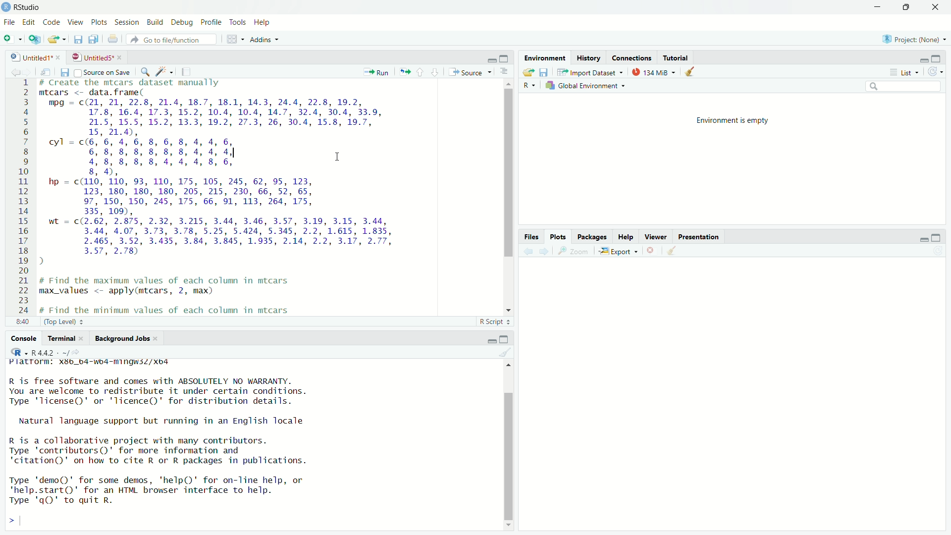 This screenshot has width=951, height=535. Describe the element at coordinates (707, 236) in the screenshot. I see `Presentation` at that location.